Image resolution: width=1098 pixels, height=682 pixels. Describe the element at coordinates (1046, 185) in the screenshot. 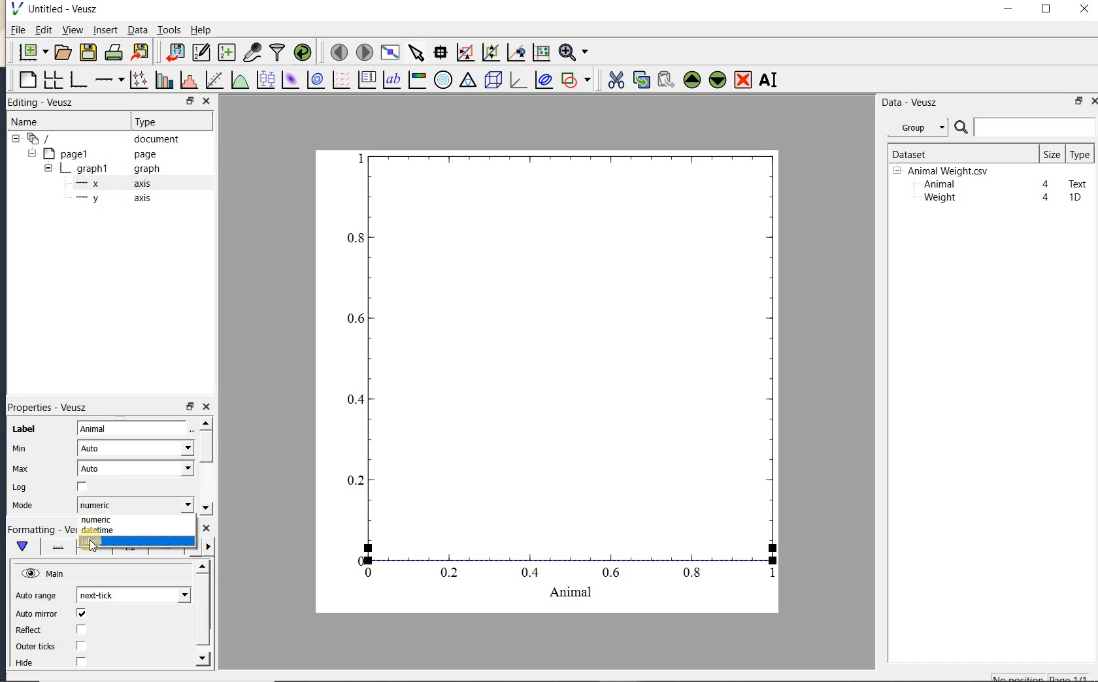

I see `4` at that location.